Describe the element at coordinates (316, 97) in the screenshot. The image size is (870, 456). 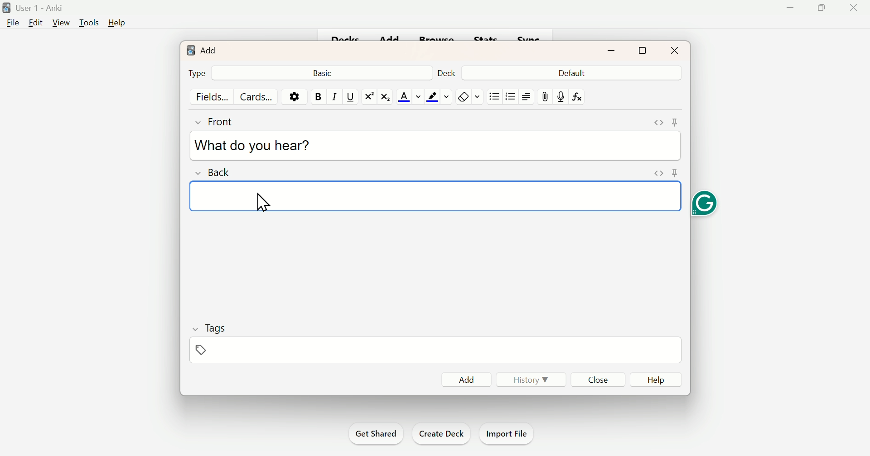
I see `Bold` at that location.